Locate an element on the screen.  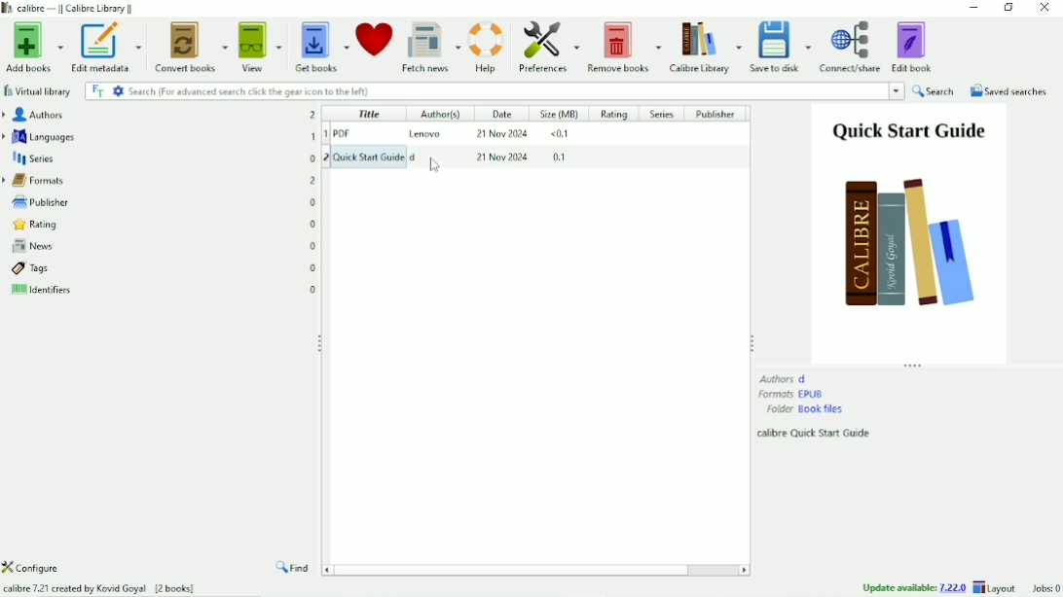
calibre Quick Start Guide is located at coordinates (816, 434).